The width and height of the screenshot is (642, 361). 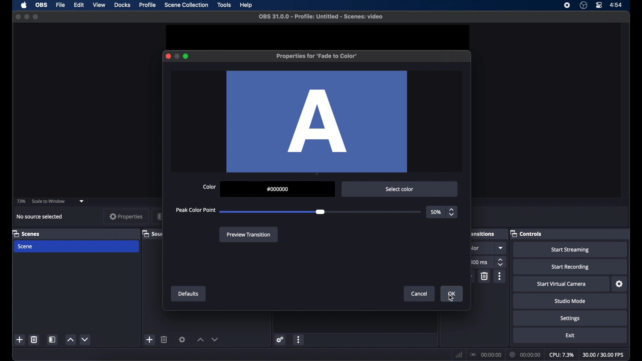 What do you see at coordinates (400, 189) in the screenshot?
I see `select color` at bounding box center [400, 189].